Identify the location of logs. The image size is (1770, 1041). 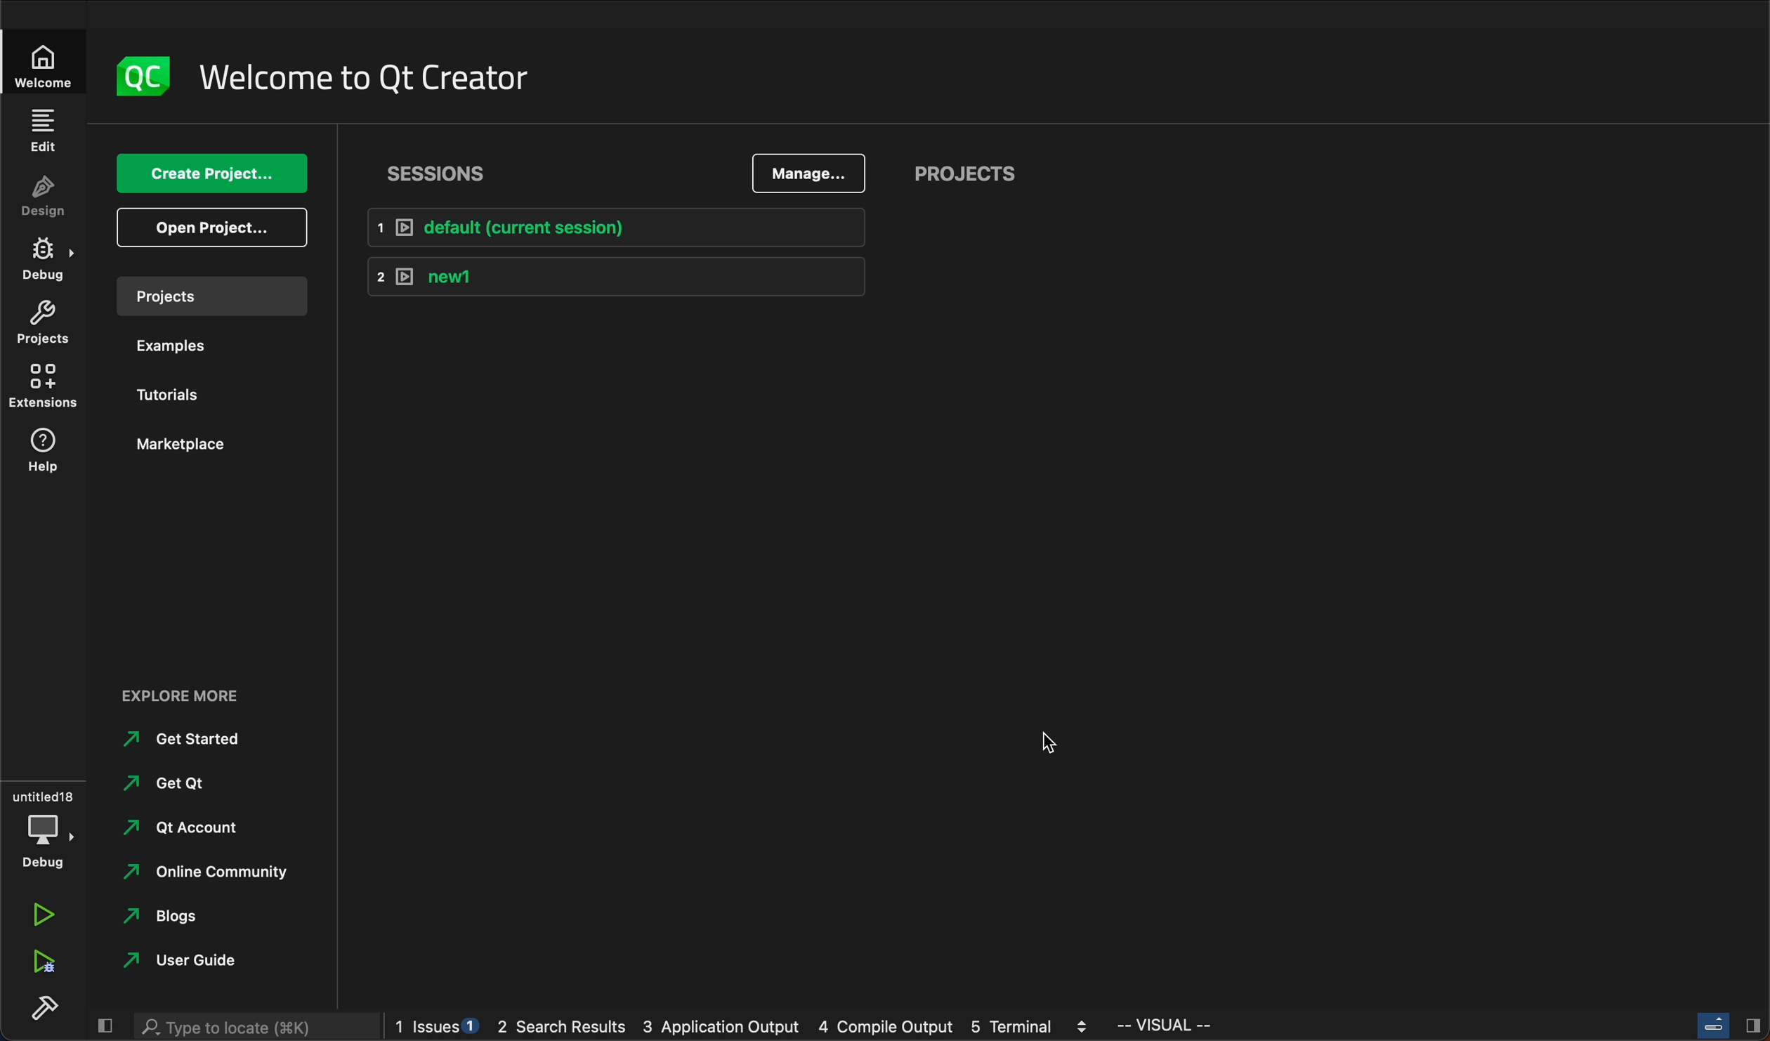
(742, 1028).